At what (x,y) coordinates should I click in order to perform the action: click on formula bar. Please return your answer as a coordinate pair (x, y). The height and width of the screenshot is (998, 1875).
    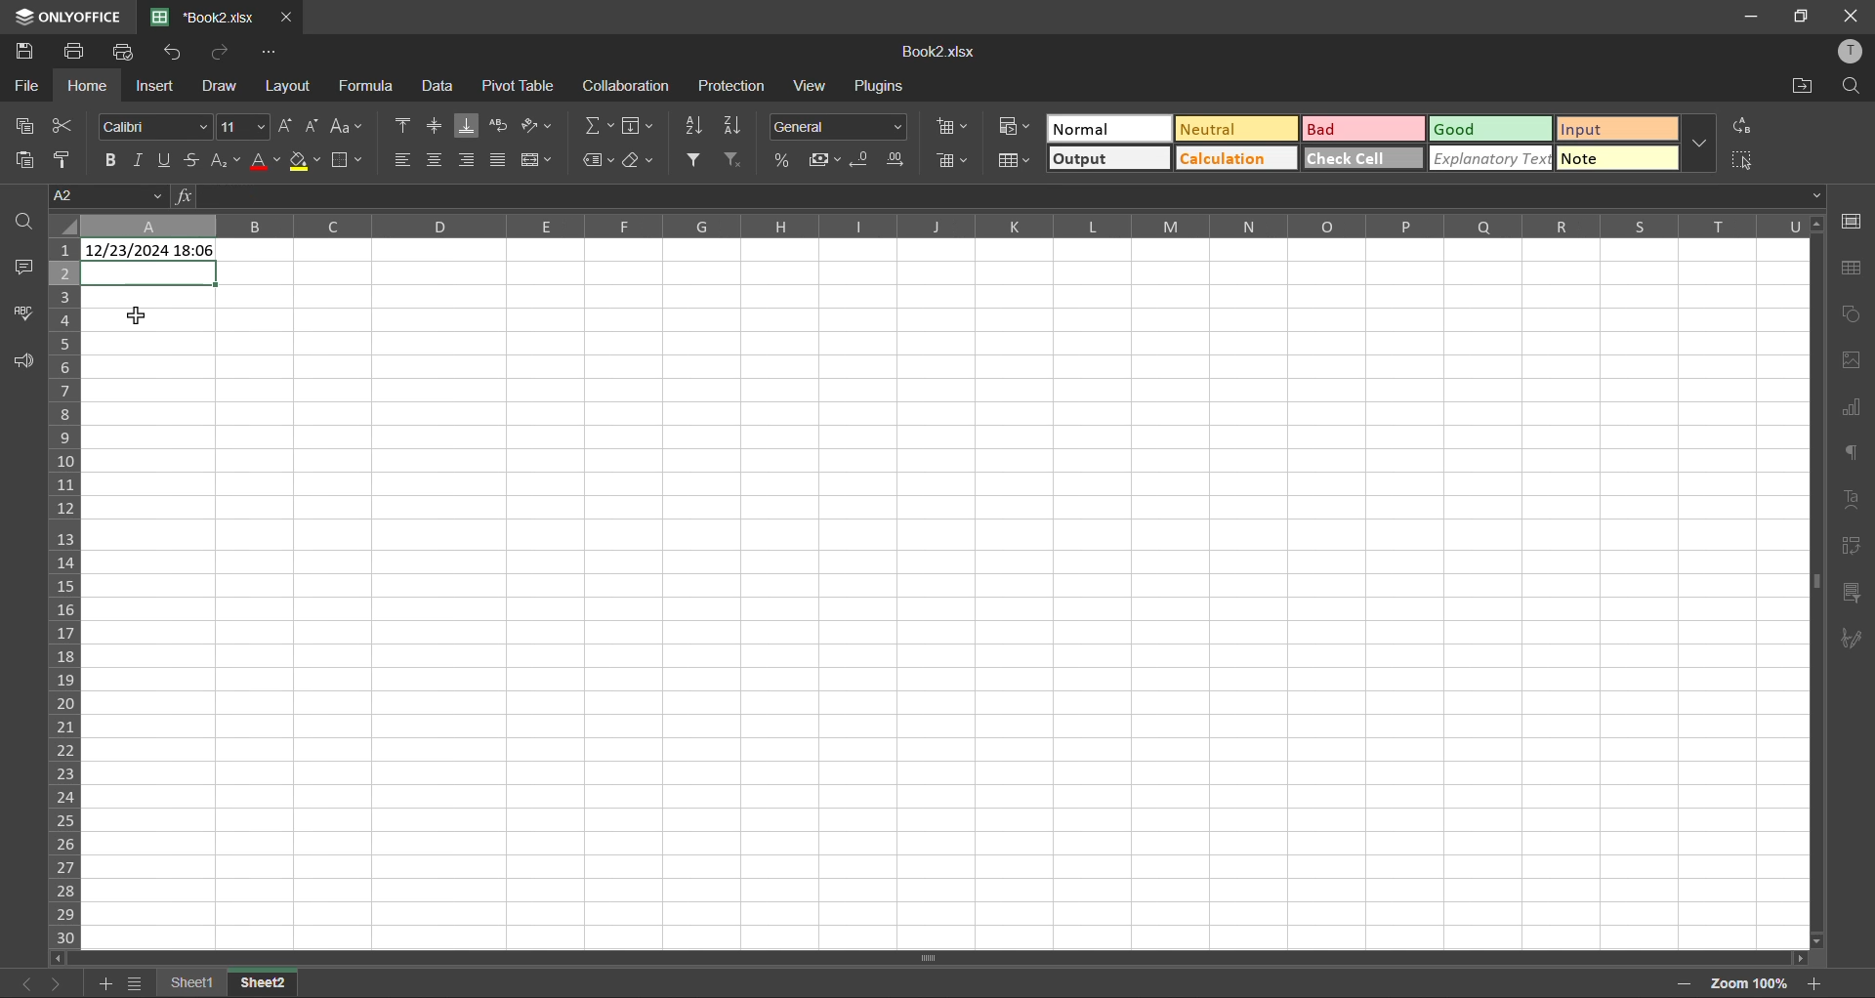
    Looking at the image, I should click on (999, 196).